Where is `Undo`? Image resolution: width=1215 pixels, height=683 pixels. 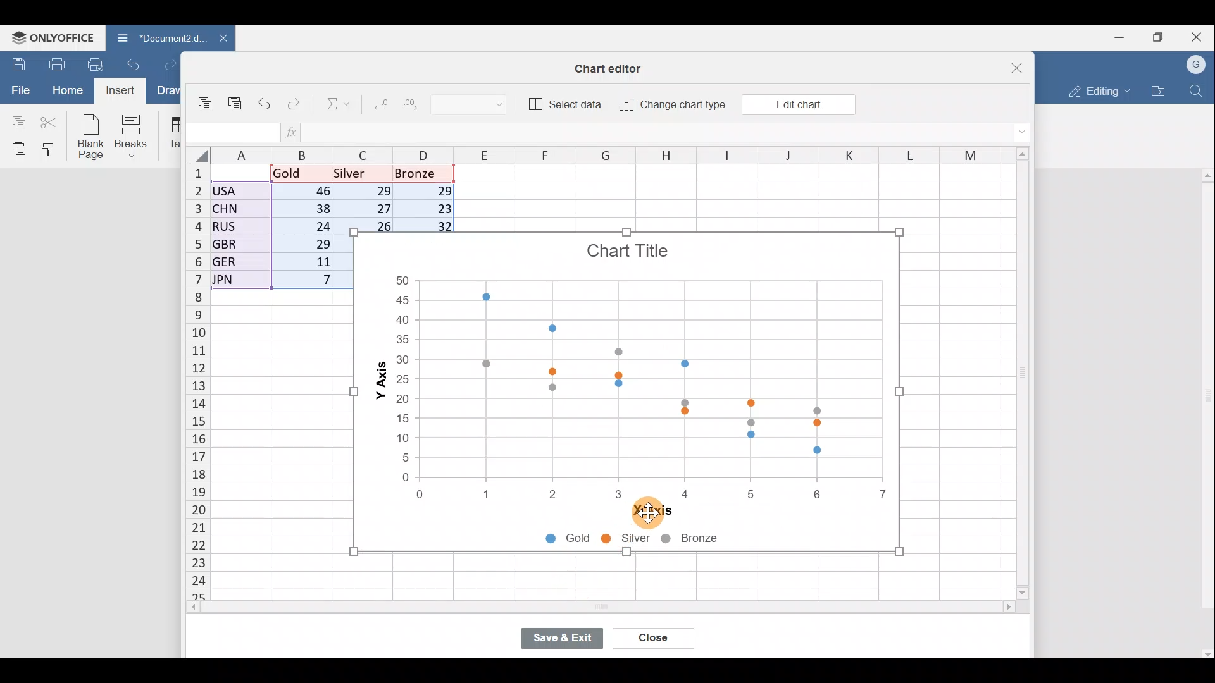 Undo is located at coordinates (137, 63).